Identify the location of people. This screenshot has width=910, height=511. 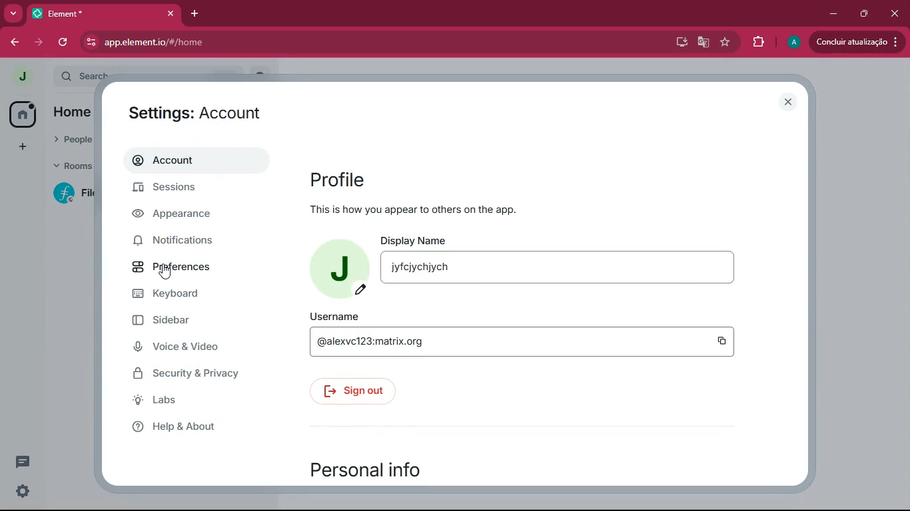
(68, 139).